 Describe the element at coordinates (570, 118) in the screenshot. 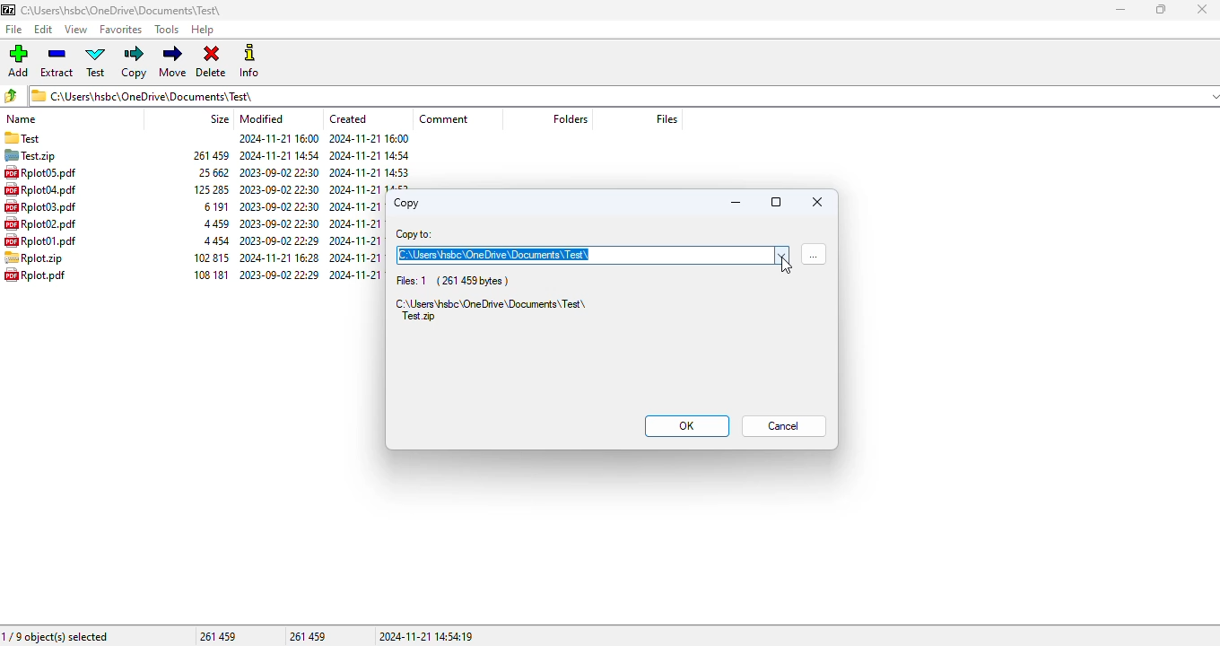

I see `folders` at that location.